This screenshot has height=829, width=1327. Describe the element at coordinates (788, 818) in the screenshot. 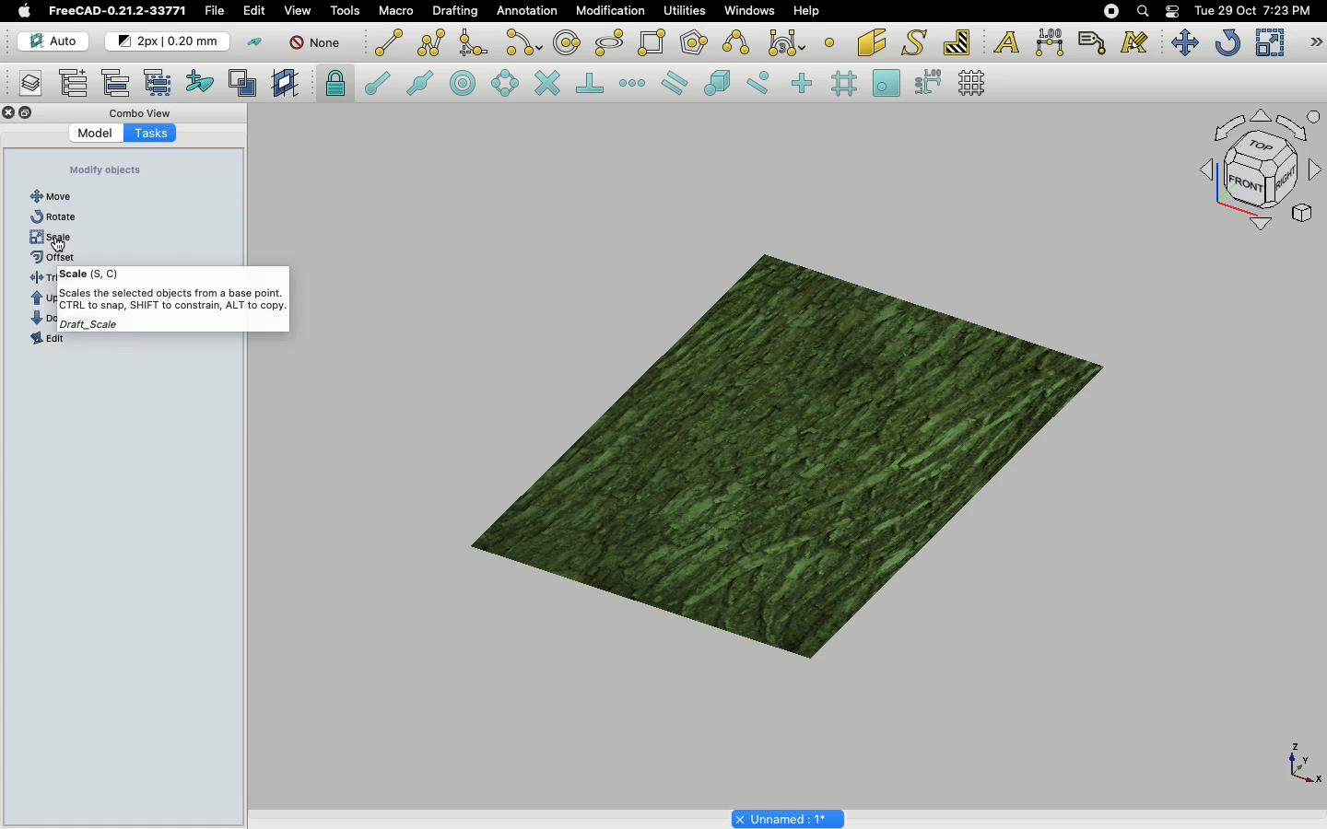

I see `Project name` at that location.